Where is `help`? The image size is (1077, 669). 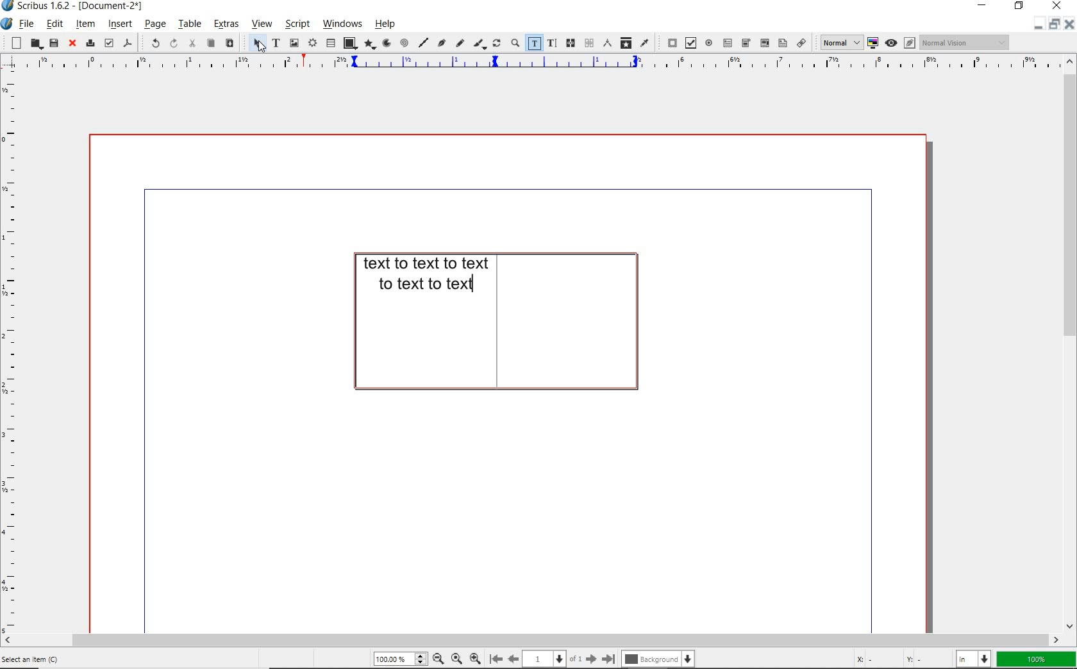
help is located at coordinates (385, 24).